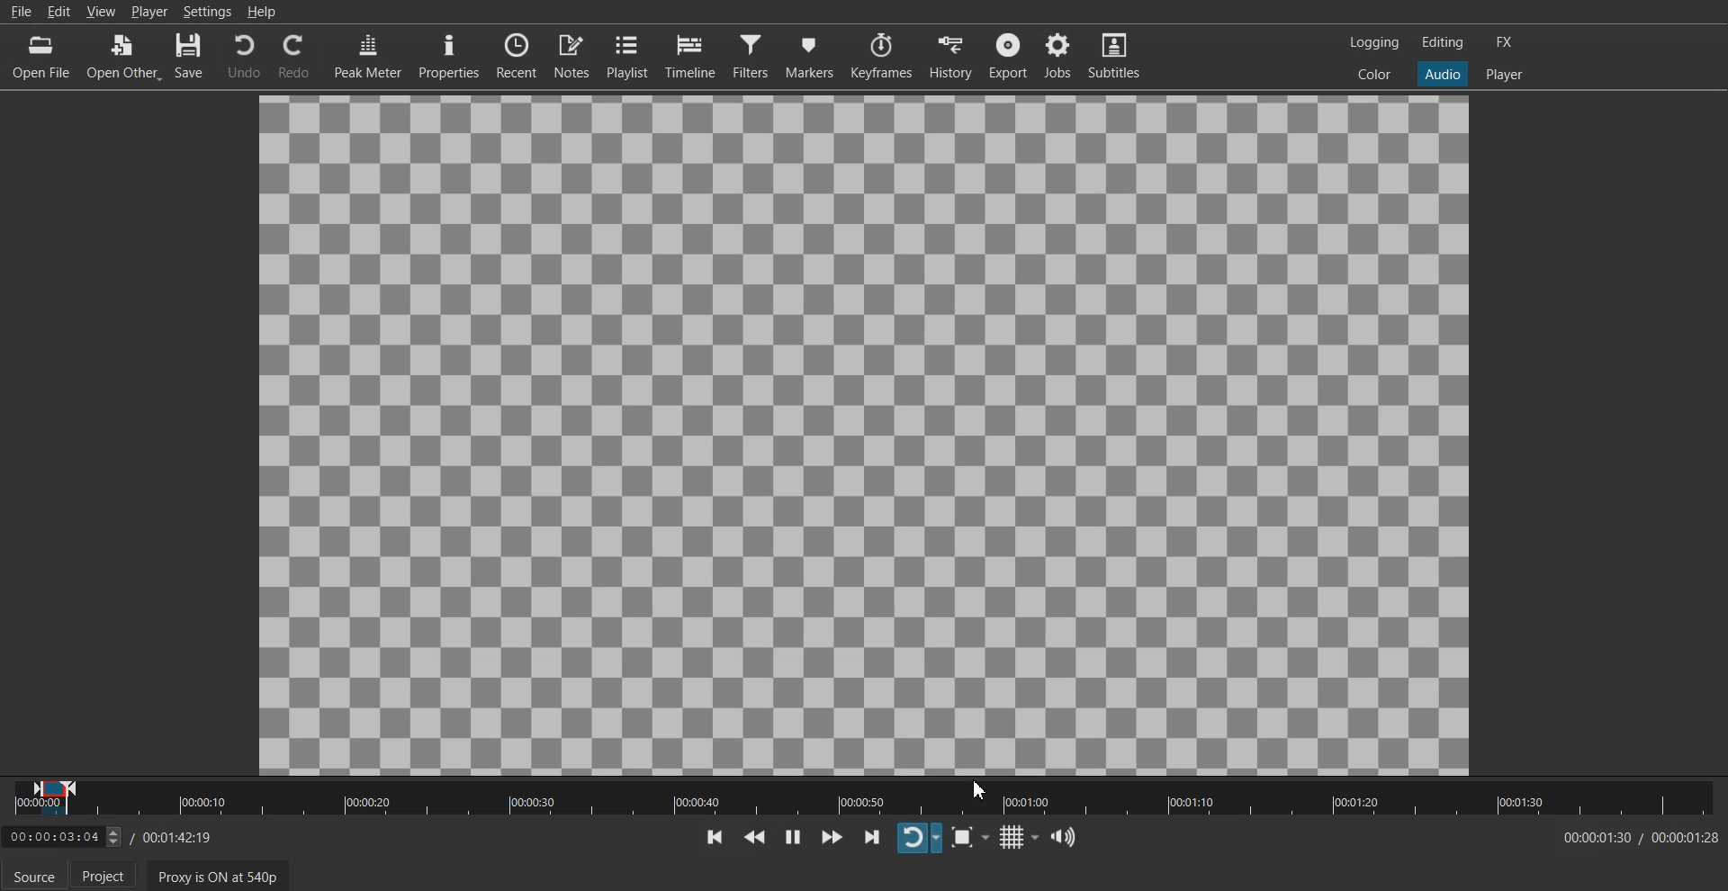 The image size is (1728, 891). Describe the element at coordinates (832, 837) in the screenshot. I see `Play Quickly Forwards` at that location.